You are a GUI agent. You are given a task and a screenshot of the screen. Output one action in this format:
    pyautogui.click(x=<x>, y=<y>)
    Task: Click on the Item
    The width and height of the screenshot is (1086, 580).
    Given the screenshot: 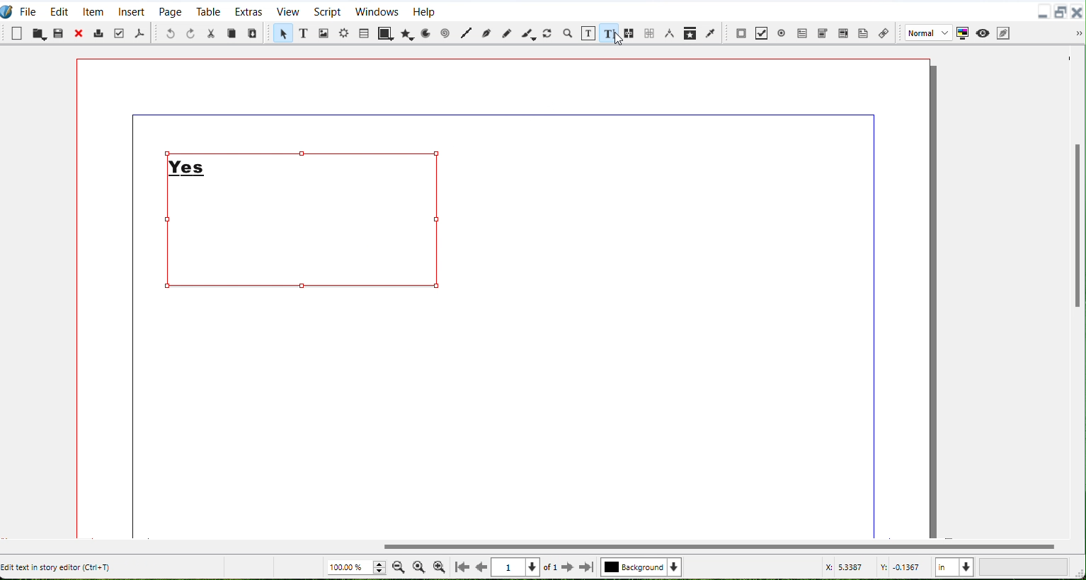 What is the action you would take?
    pyautogui.click(x=93, y=10)
    